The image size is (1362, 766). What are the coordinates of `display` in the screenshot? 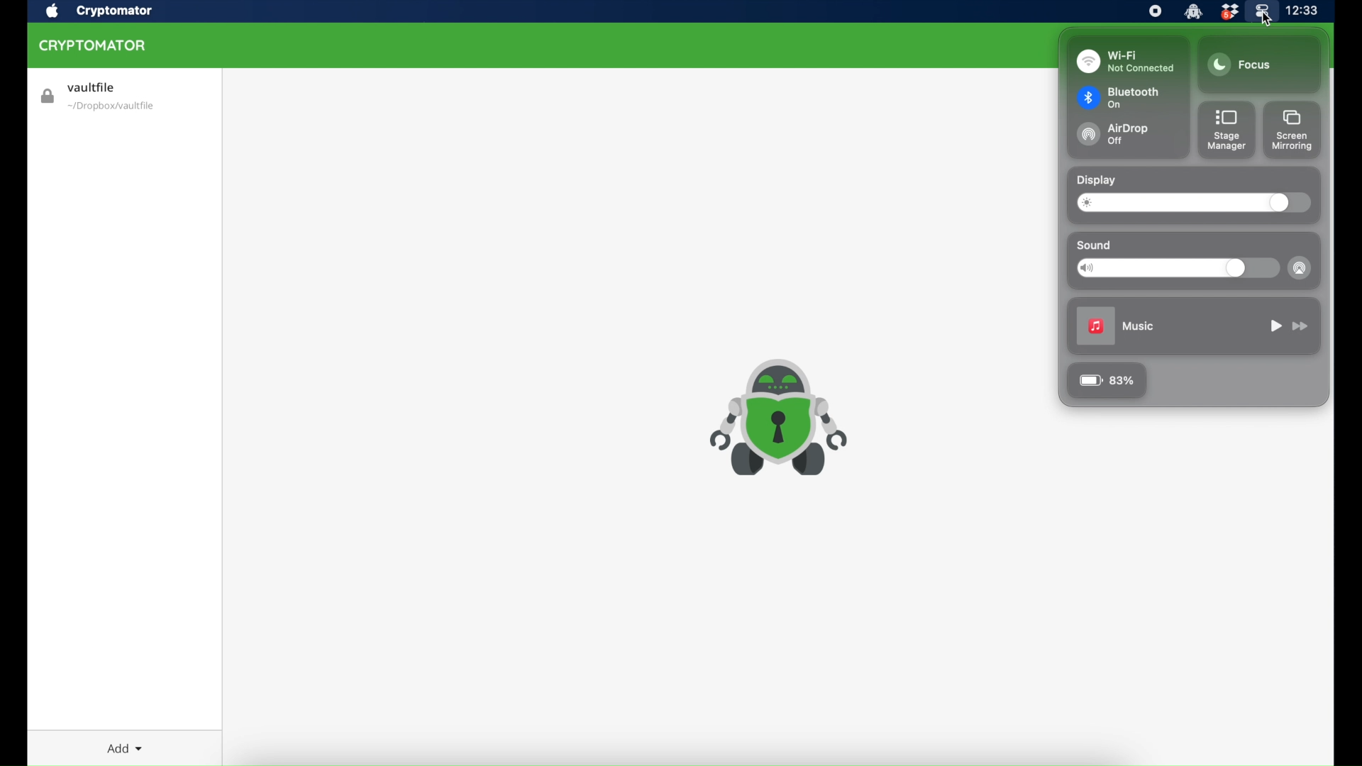 It's located at (1196, 195).